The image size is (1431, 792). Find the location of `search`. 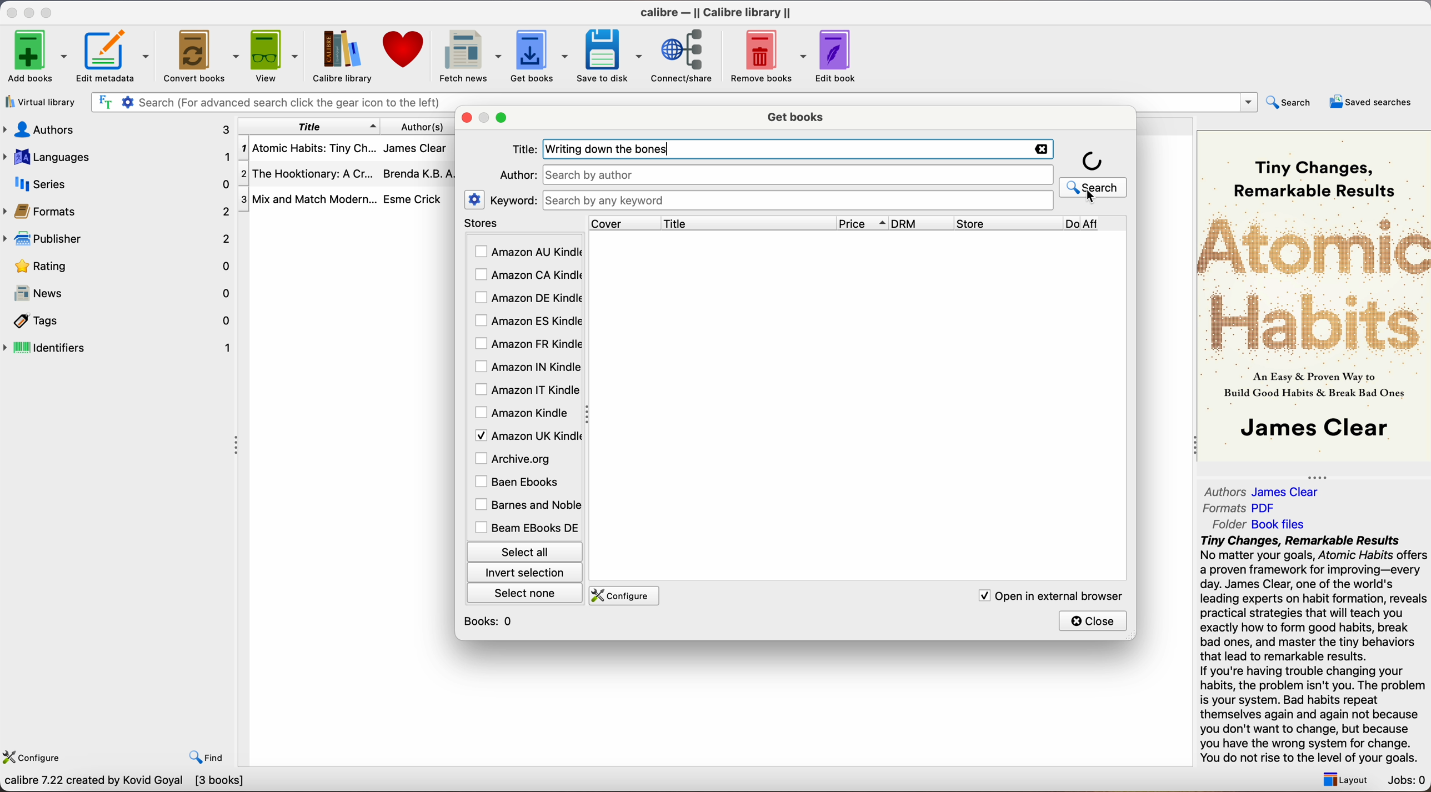

search is located at coordinates (1094, 173).